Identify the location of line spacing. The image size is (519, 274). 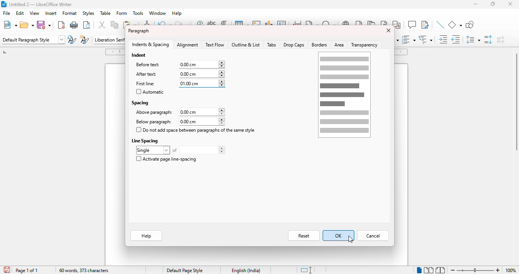
(146, 140).